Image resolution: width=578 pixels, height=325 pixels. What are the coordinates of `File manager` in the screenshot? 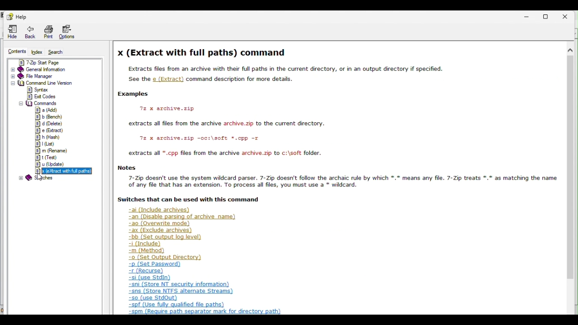 It's located at (37, 77).